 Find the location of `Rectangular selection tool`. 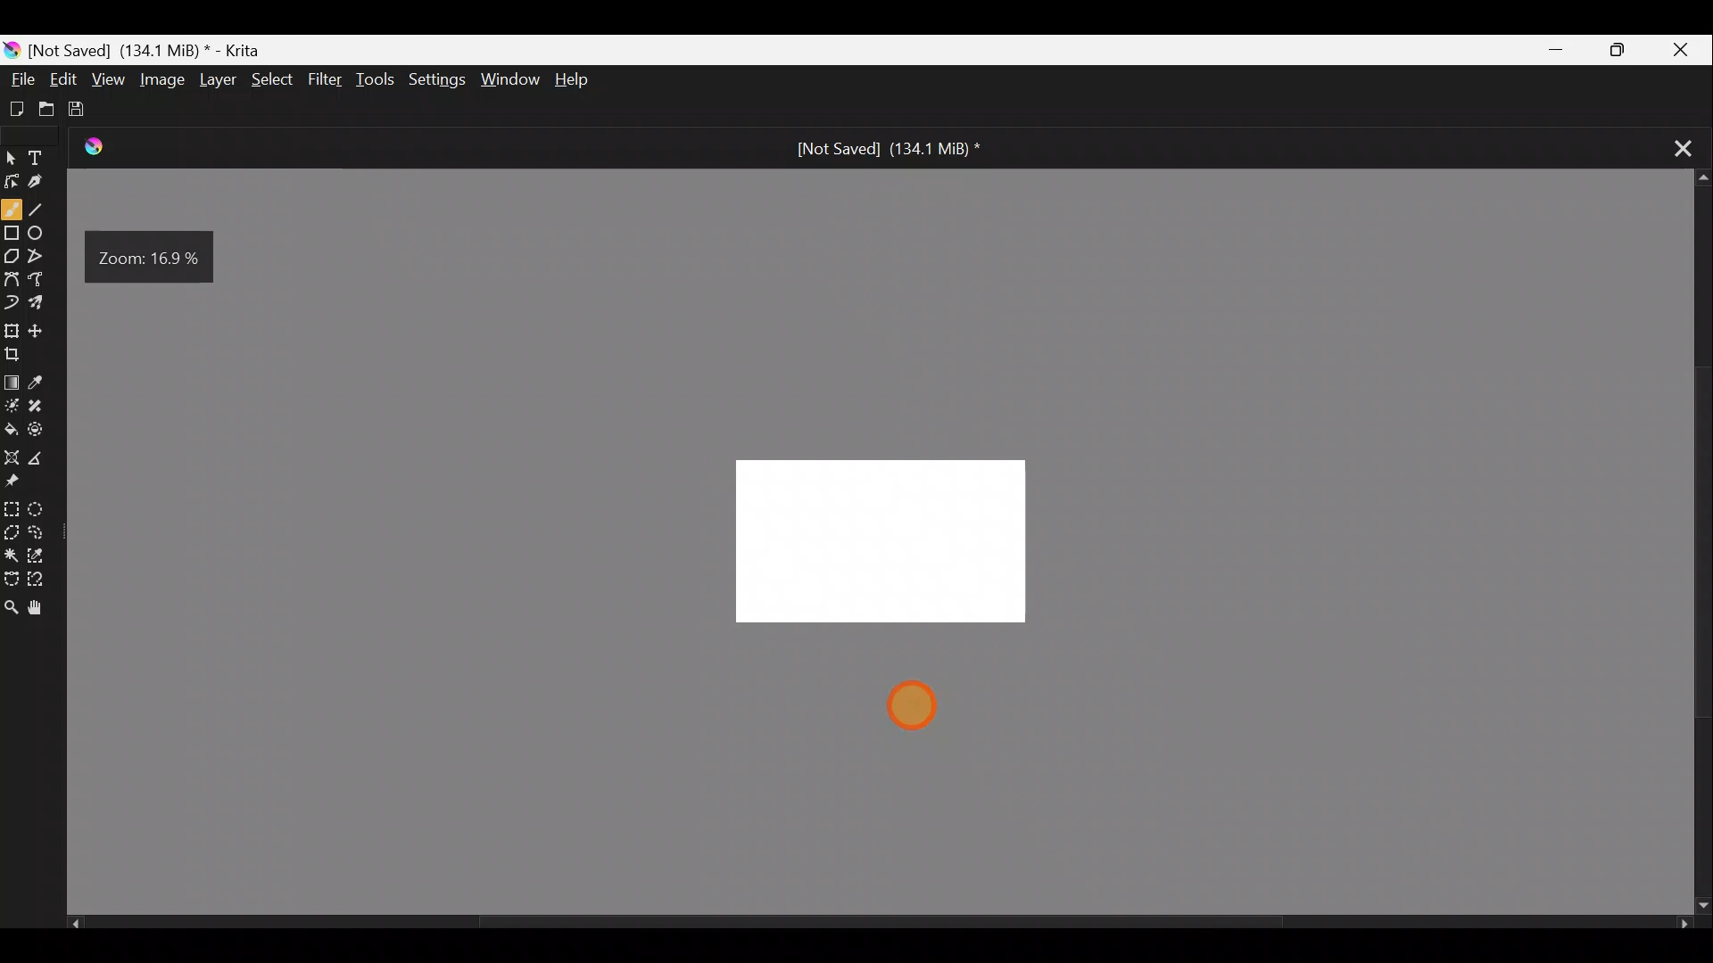

Rectangular selection tool is located at coordinates (14, 508).